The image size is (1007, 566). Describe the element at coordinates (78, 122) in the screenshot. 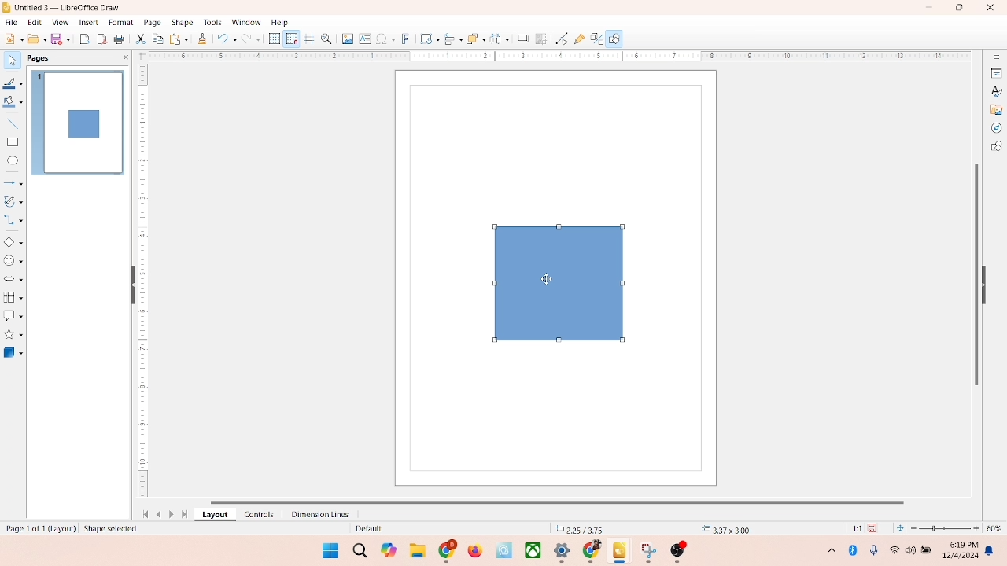

I see `page 1` at that location.